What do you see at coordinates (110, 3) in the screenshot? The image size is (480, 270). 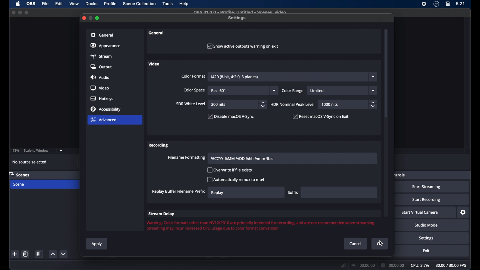 I see `profile` at bounding box center [110, 3].